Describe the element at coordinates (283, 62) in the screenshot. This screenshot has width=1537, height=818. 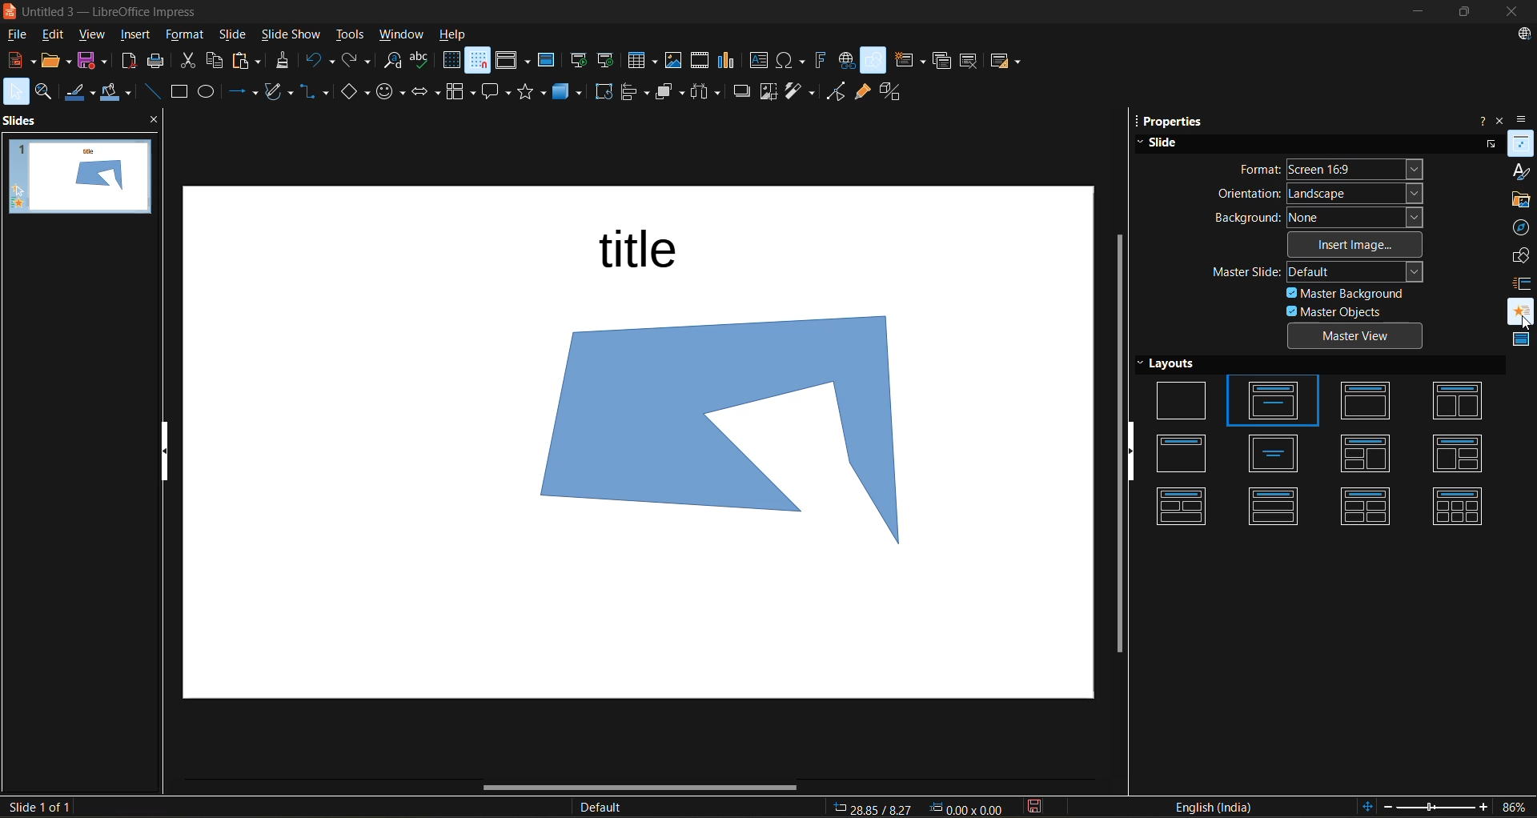
I see `clone formatting` at that location.